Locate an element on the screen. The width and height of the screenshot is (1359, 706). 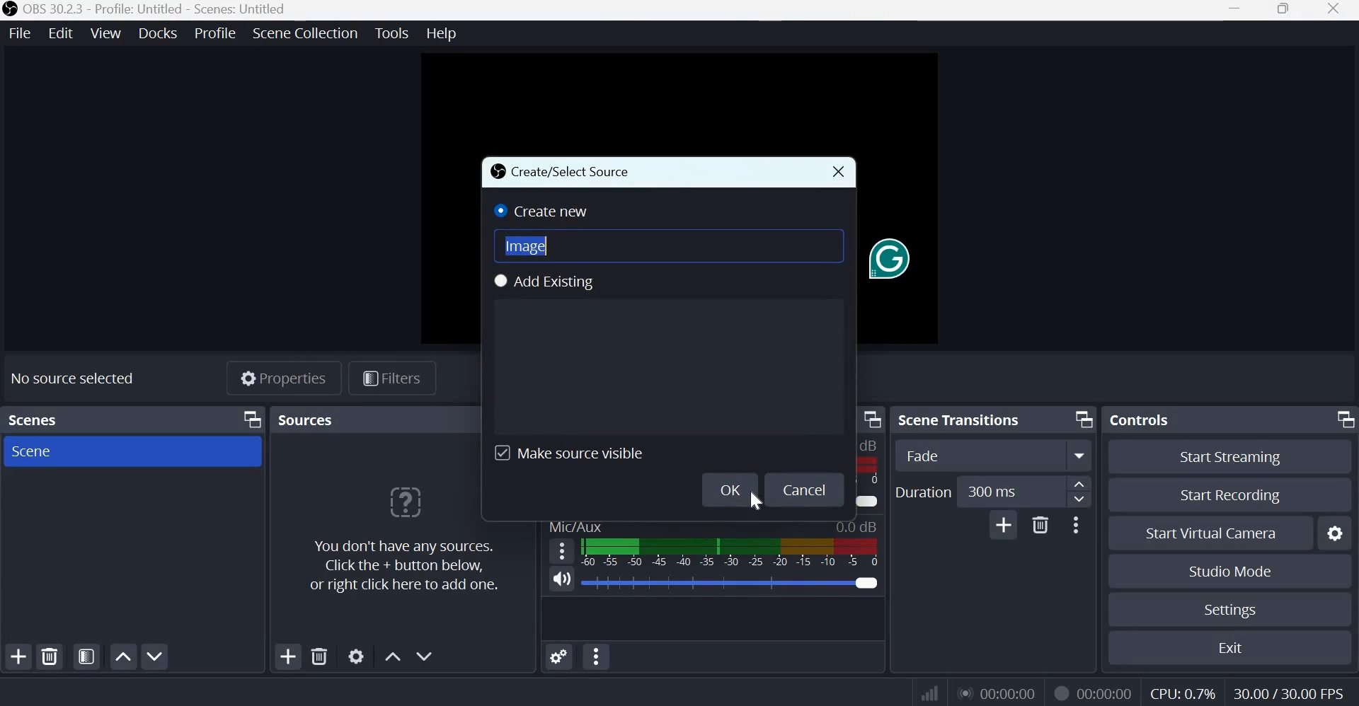
increase is located at coordinates (1084, 485).